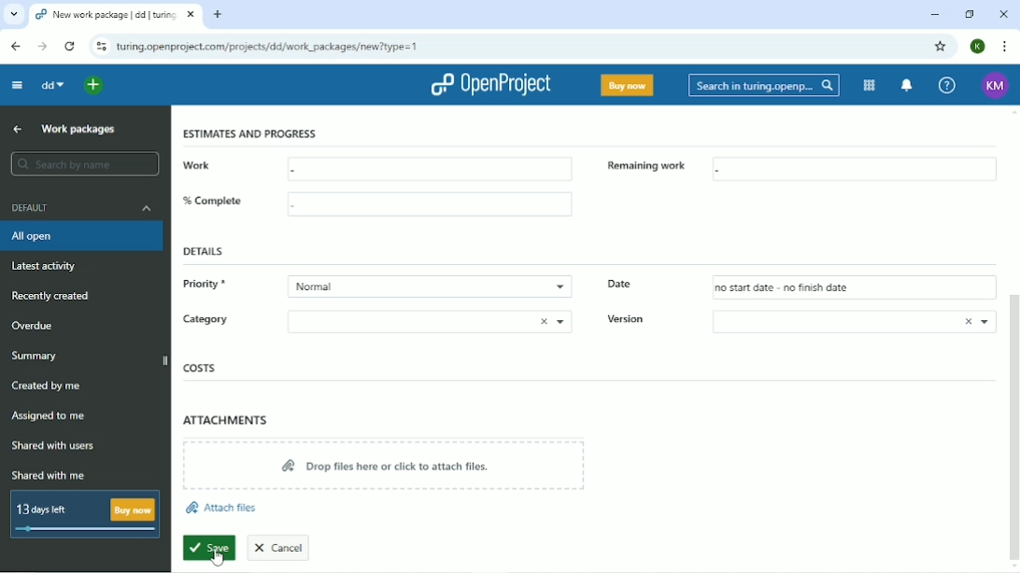 The image size is (1020, 573). I want to click on Version, so click(641, 323).